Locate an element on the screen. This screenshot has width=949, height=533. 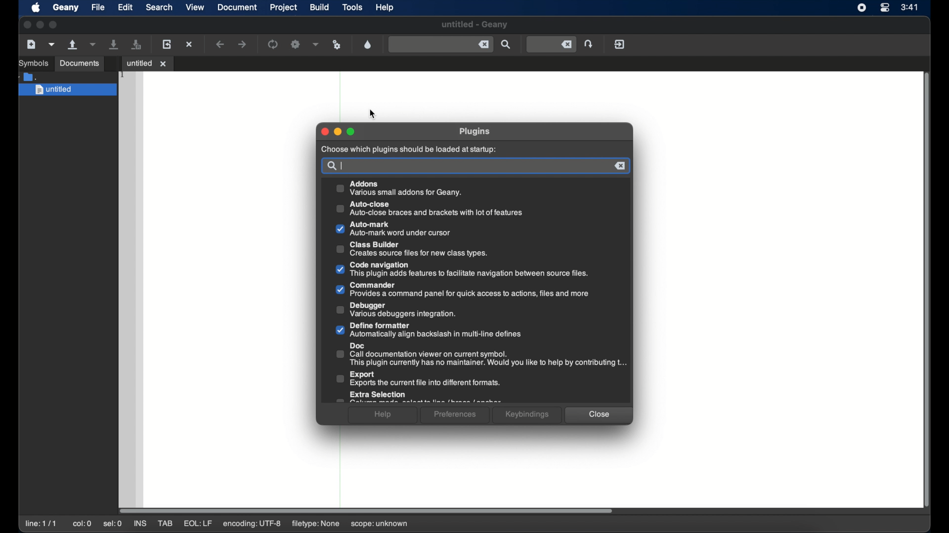
ins is located at coordinates (141, 524).